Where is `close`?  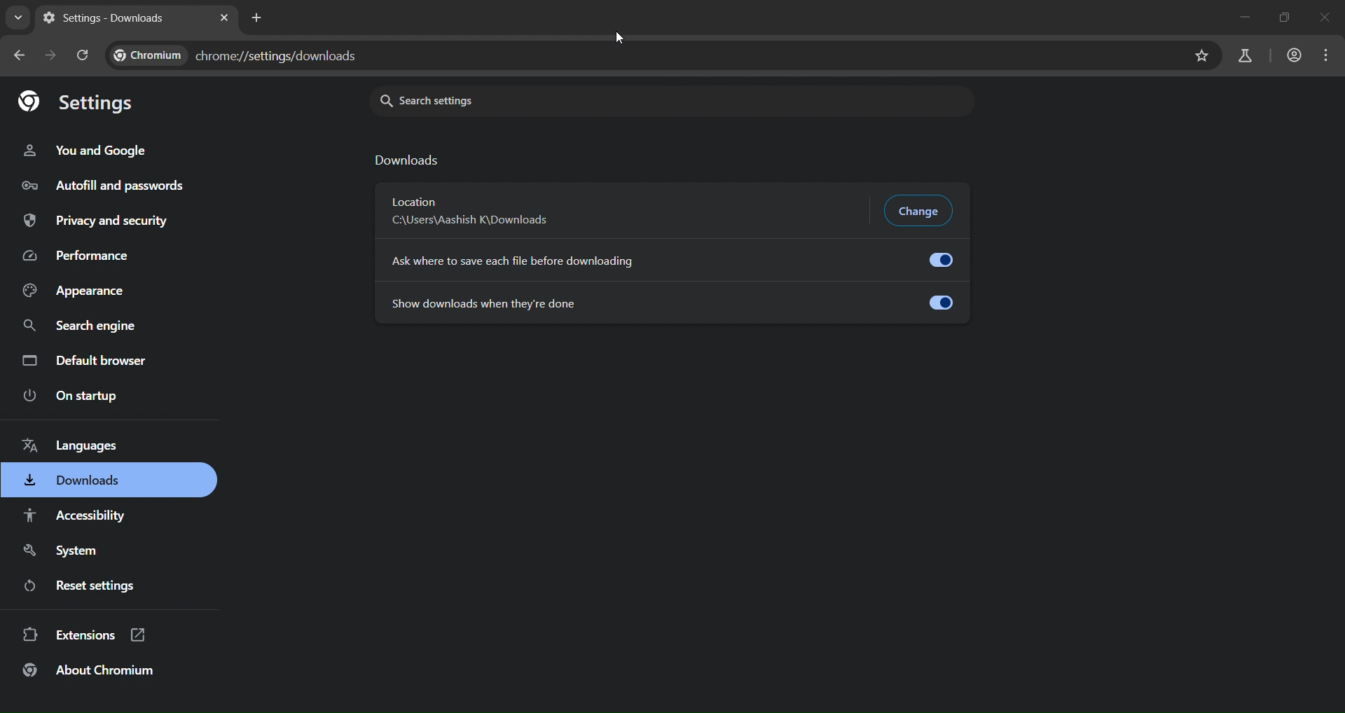 close is located at coordinates (1327, 16).